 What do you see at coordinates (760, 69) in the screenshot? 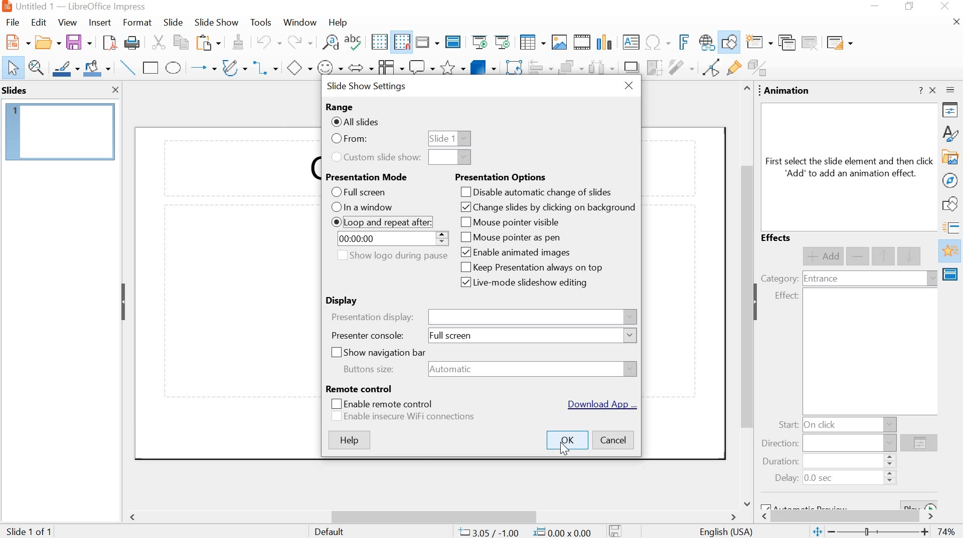
I see `toggle extrusion` at bounding box center [760, 69].